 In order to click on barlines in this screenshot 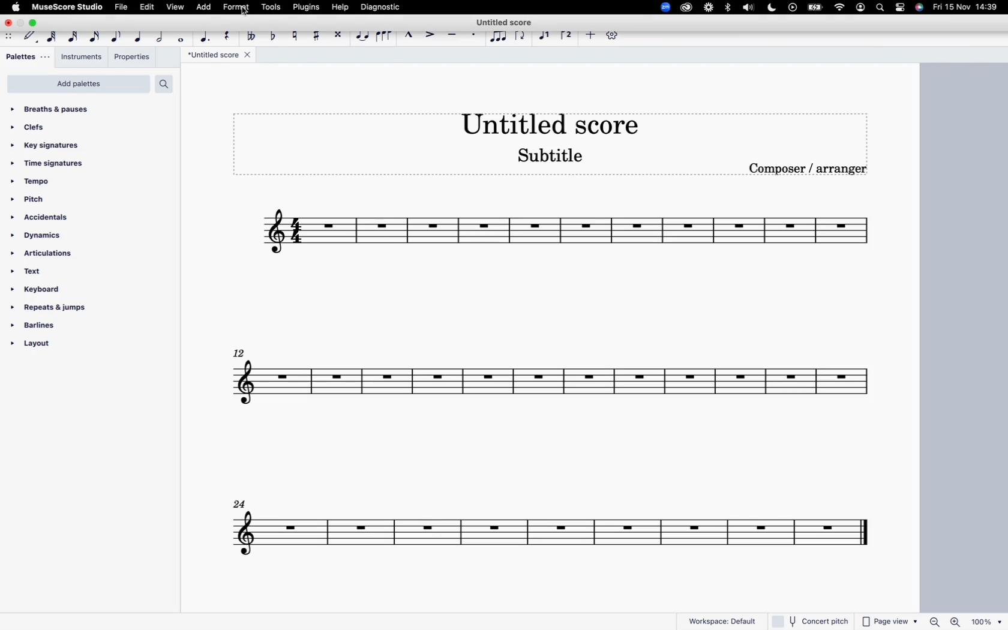, I will do `click(38, 326)`.